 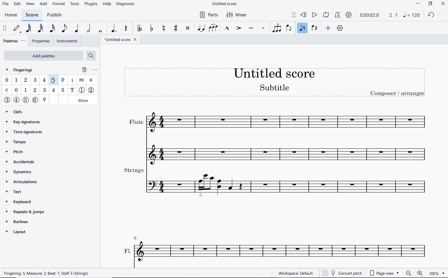 I want to click on playback settings, so click(x=349, y=15).